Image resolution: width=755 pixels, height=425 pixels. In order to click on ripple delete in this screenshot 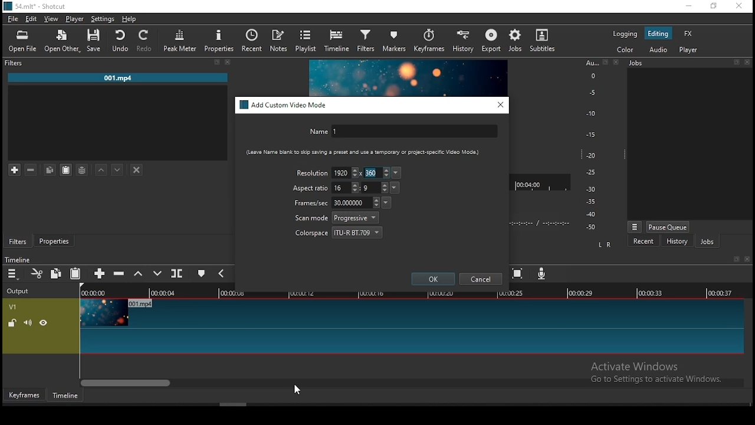, I will do `click(119, 273)`.